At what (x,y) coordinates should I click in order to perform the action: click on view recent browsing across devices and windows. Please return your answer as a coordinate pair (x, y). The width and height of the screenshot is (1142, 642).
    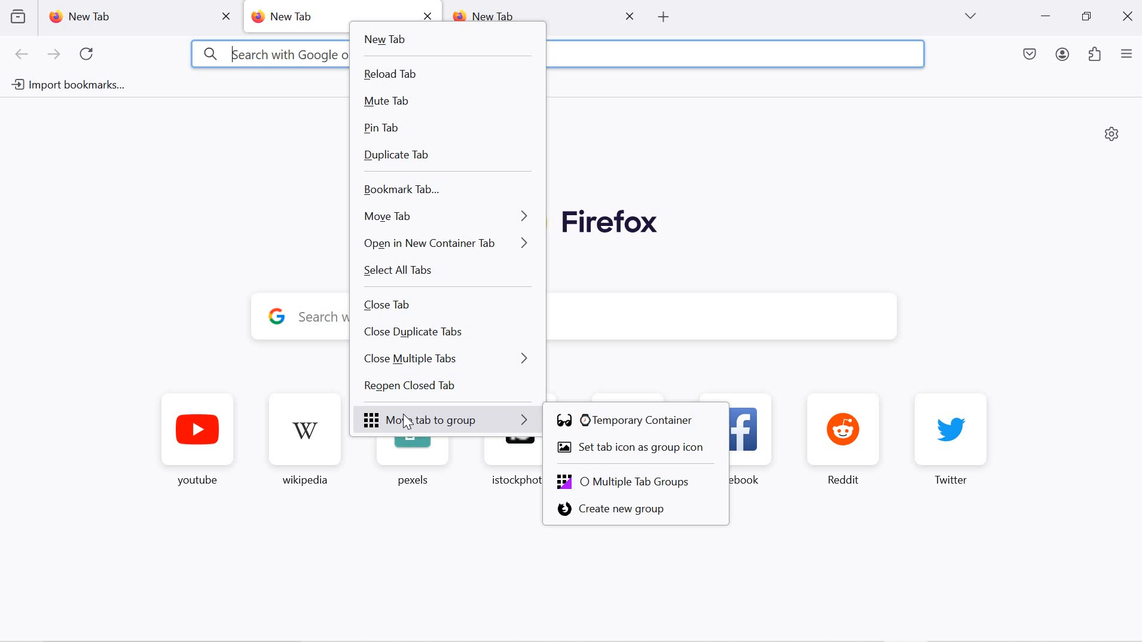
    Looking at the image, I should click on (17, 16).